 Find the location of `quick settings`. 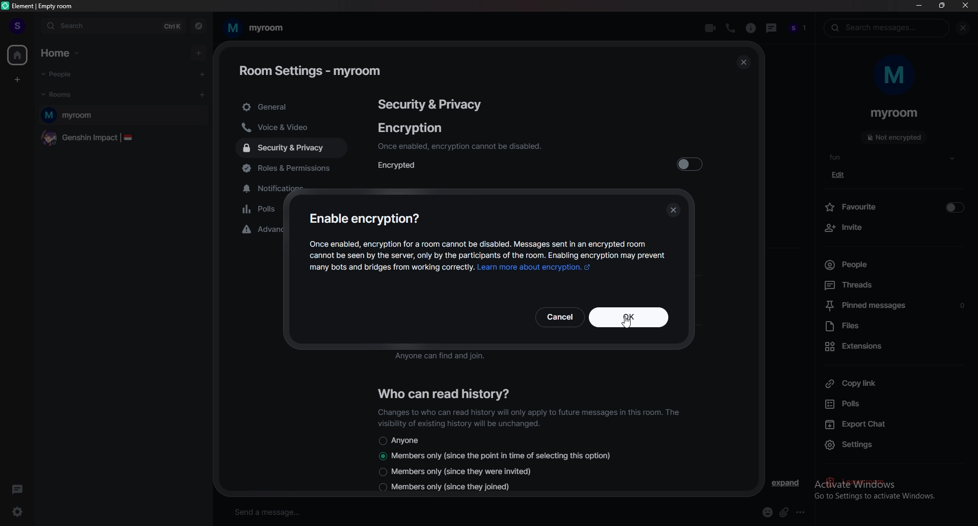

quick settings is located at coordinates (18, 512).